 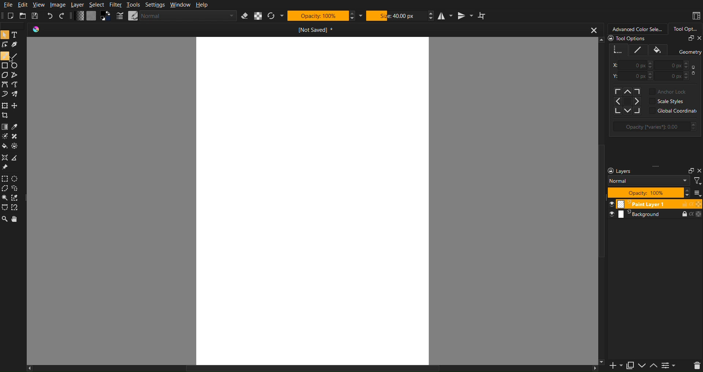 What do you see at coordinates (155, 4) in the screenshot?
I see `Settings` at bounding box center [155, 4].